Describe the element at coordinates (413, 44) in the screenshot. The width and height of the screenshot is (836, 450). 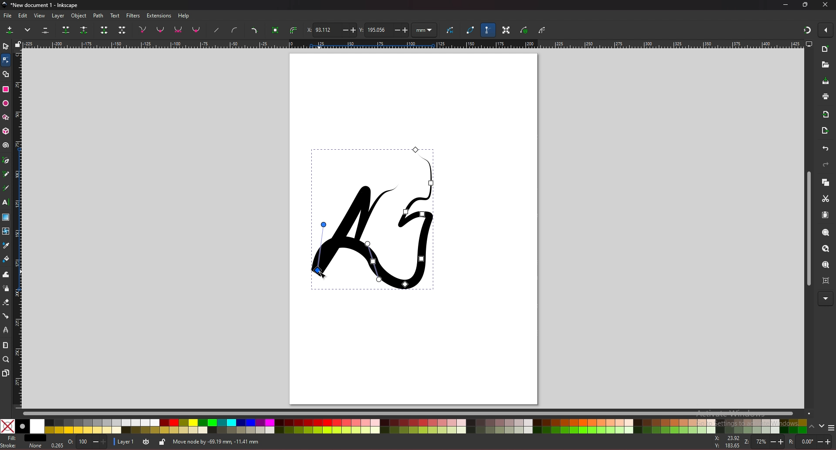
I see `horizontal scale` at that location.